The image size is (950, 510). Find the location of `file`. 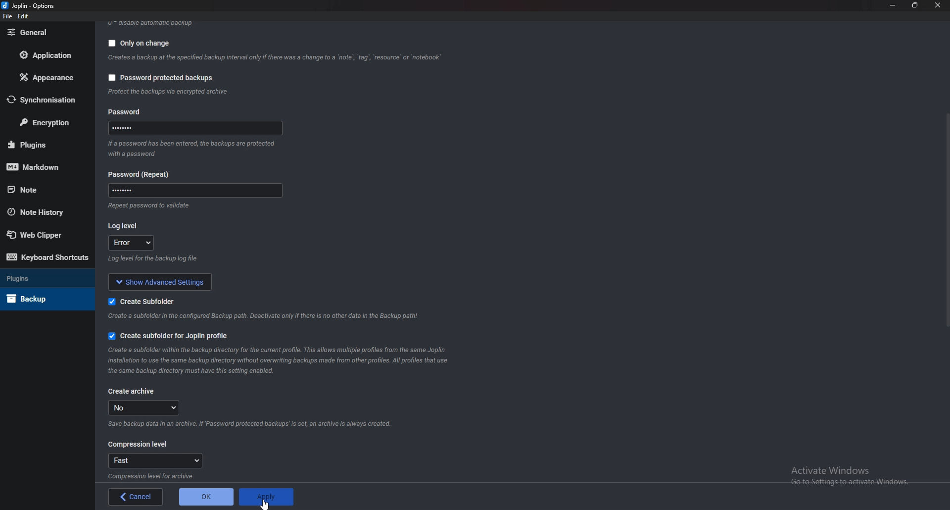

file is located at coordinates (8, 16).